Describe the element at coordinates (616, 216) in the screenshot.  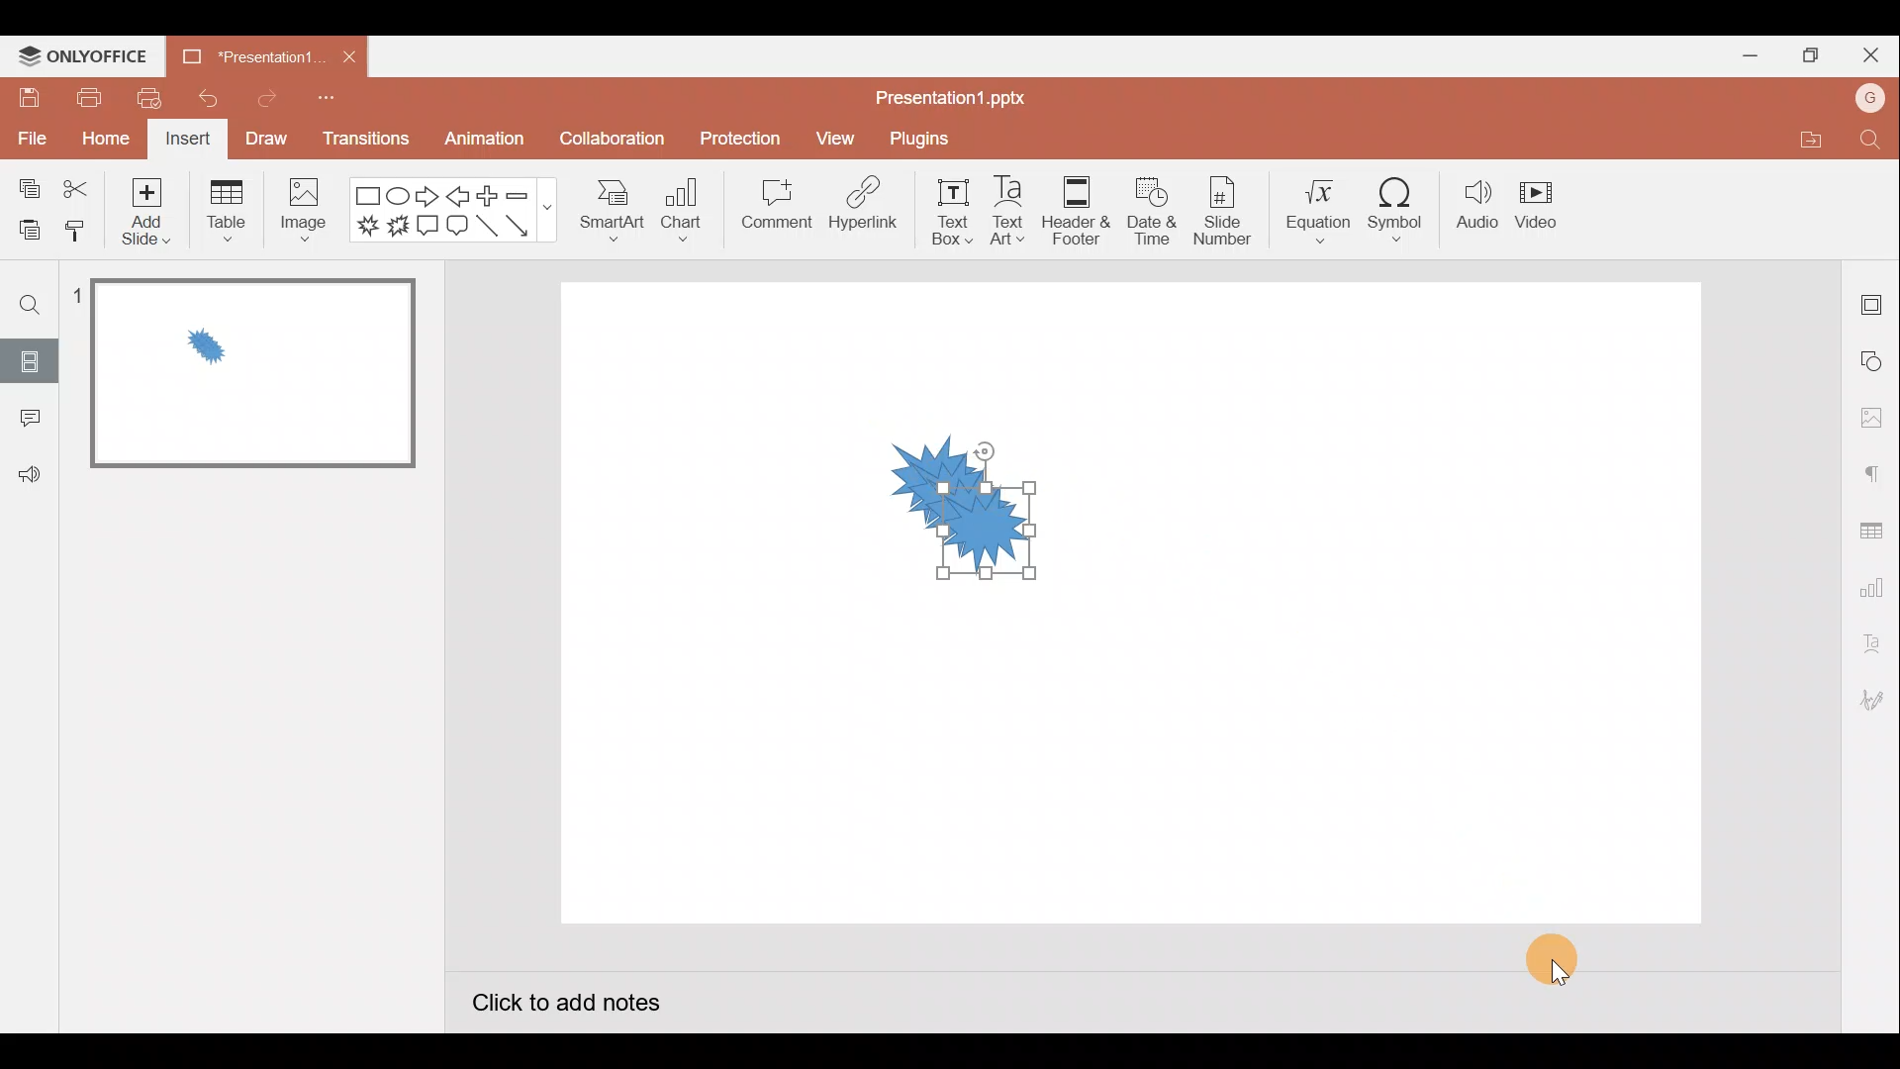
I see `Smart Art` at that location.